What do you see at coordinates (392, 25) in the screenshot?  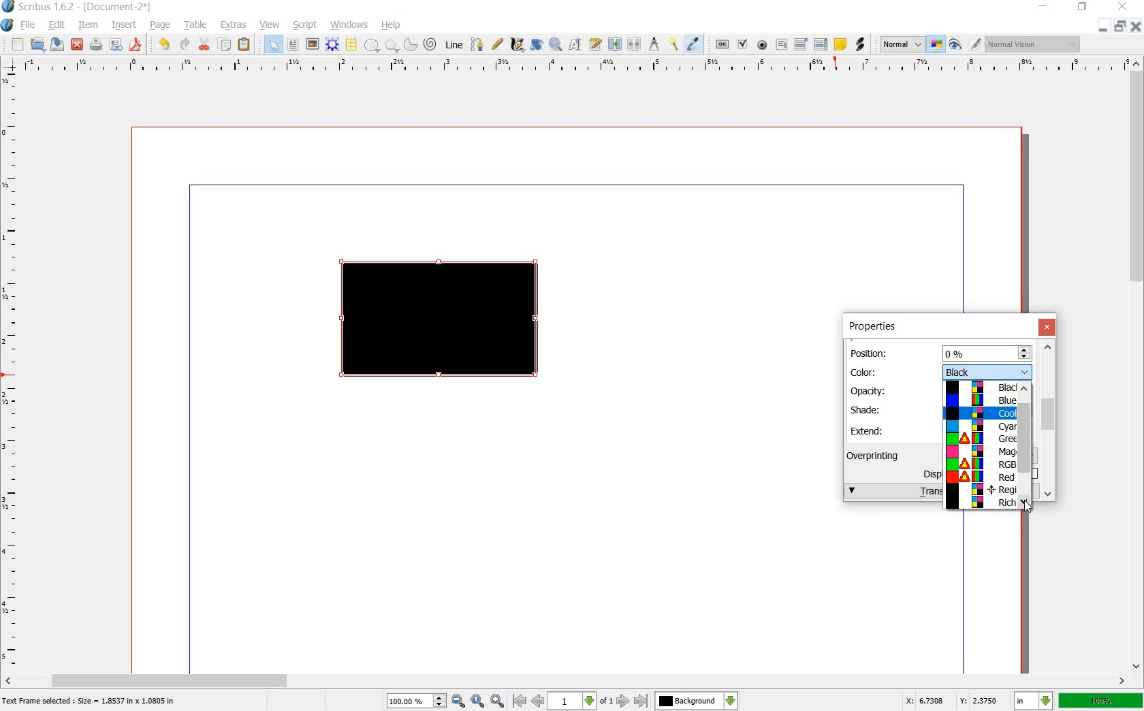 I see `help` at bounding box center [392, 25].